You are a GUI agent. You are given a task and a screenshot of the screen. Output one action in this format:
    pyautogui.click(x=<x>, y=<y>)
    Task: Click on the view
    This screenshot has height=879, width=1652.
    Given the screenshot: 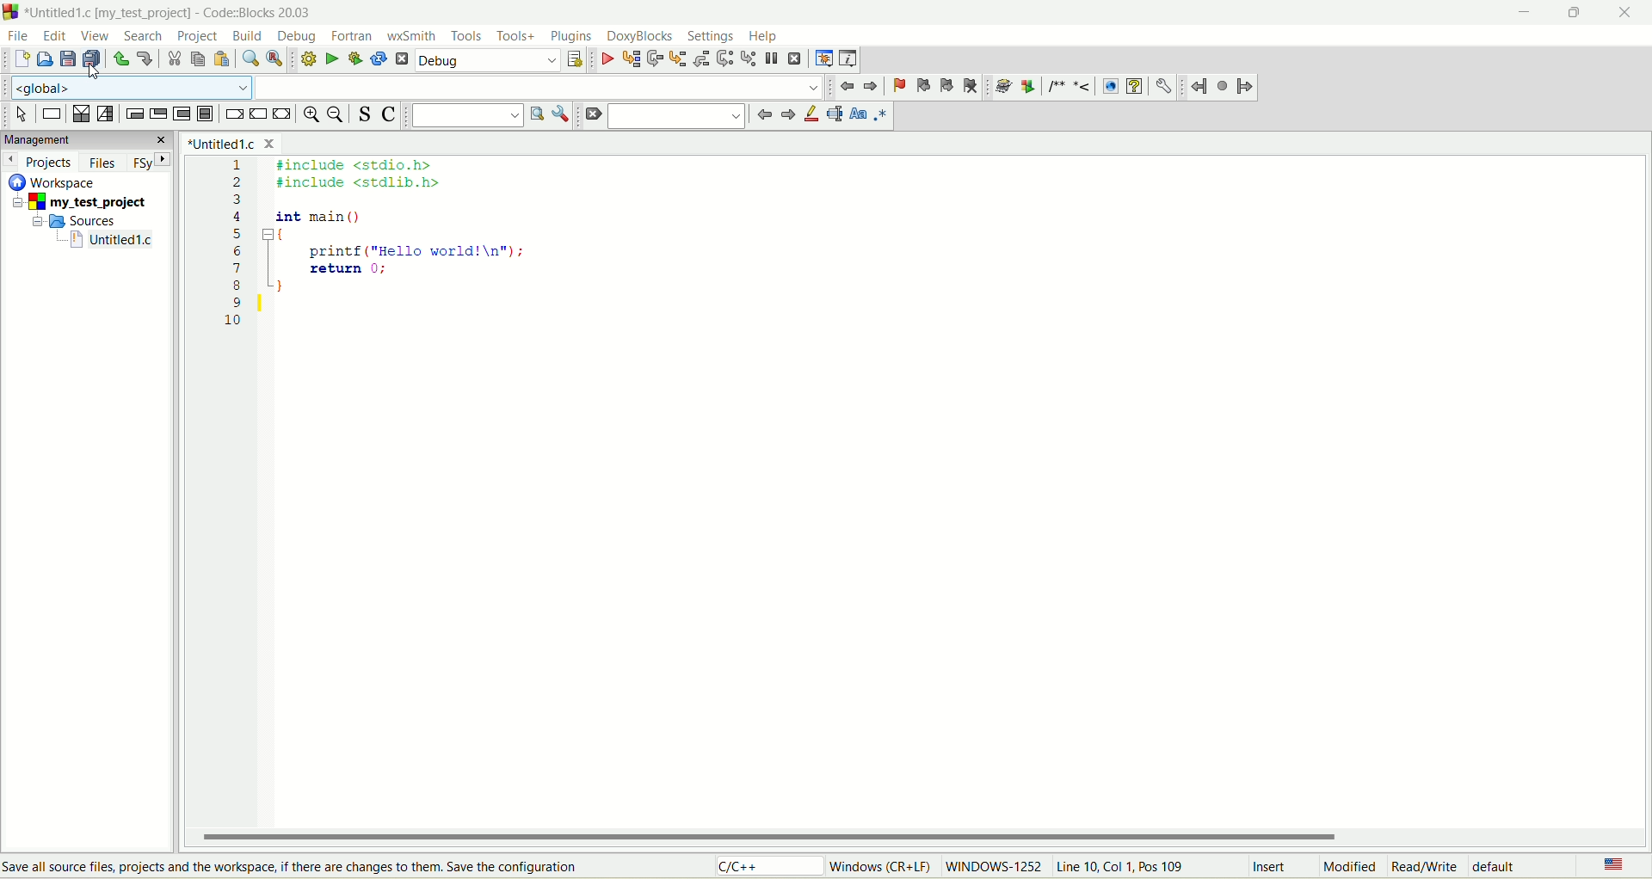 What is the action you would take?
    pyautogui.click(x=96, y=38)
    